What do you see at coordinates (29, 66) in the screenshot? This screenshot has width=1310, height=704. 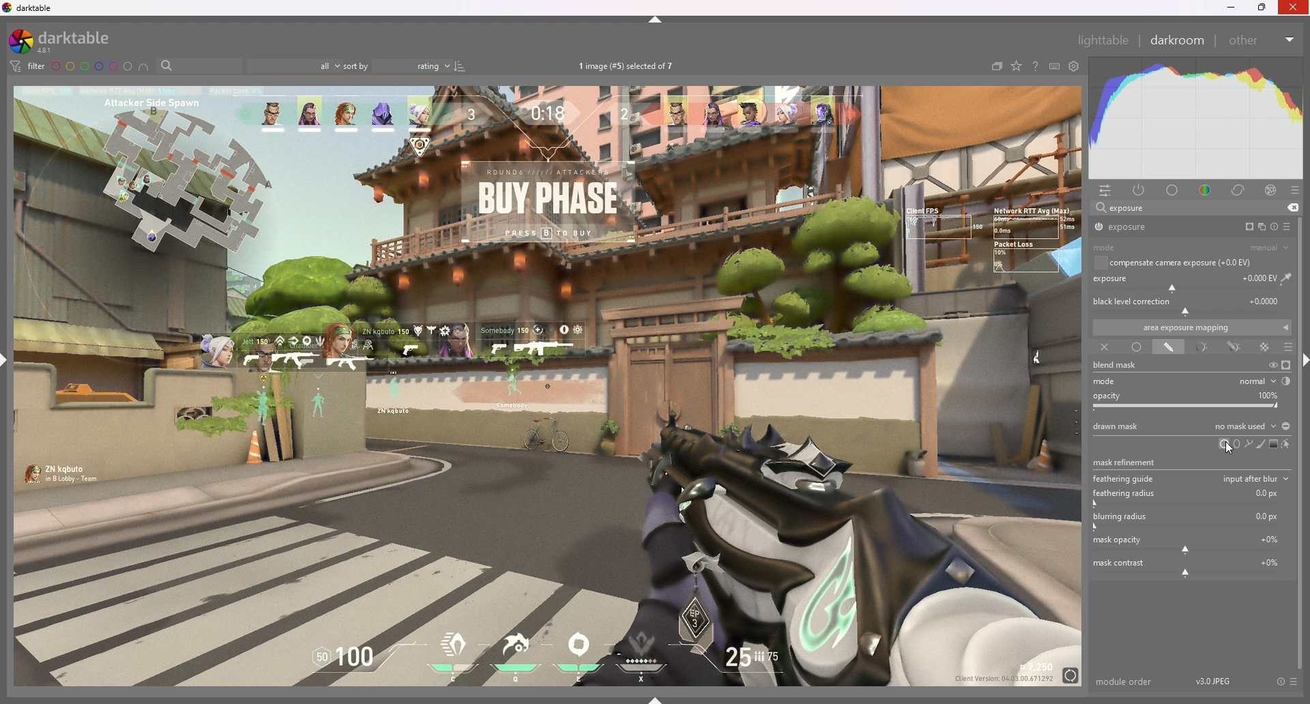 I see `filter` at bounding box center [29, 66].